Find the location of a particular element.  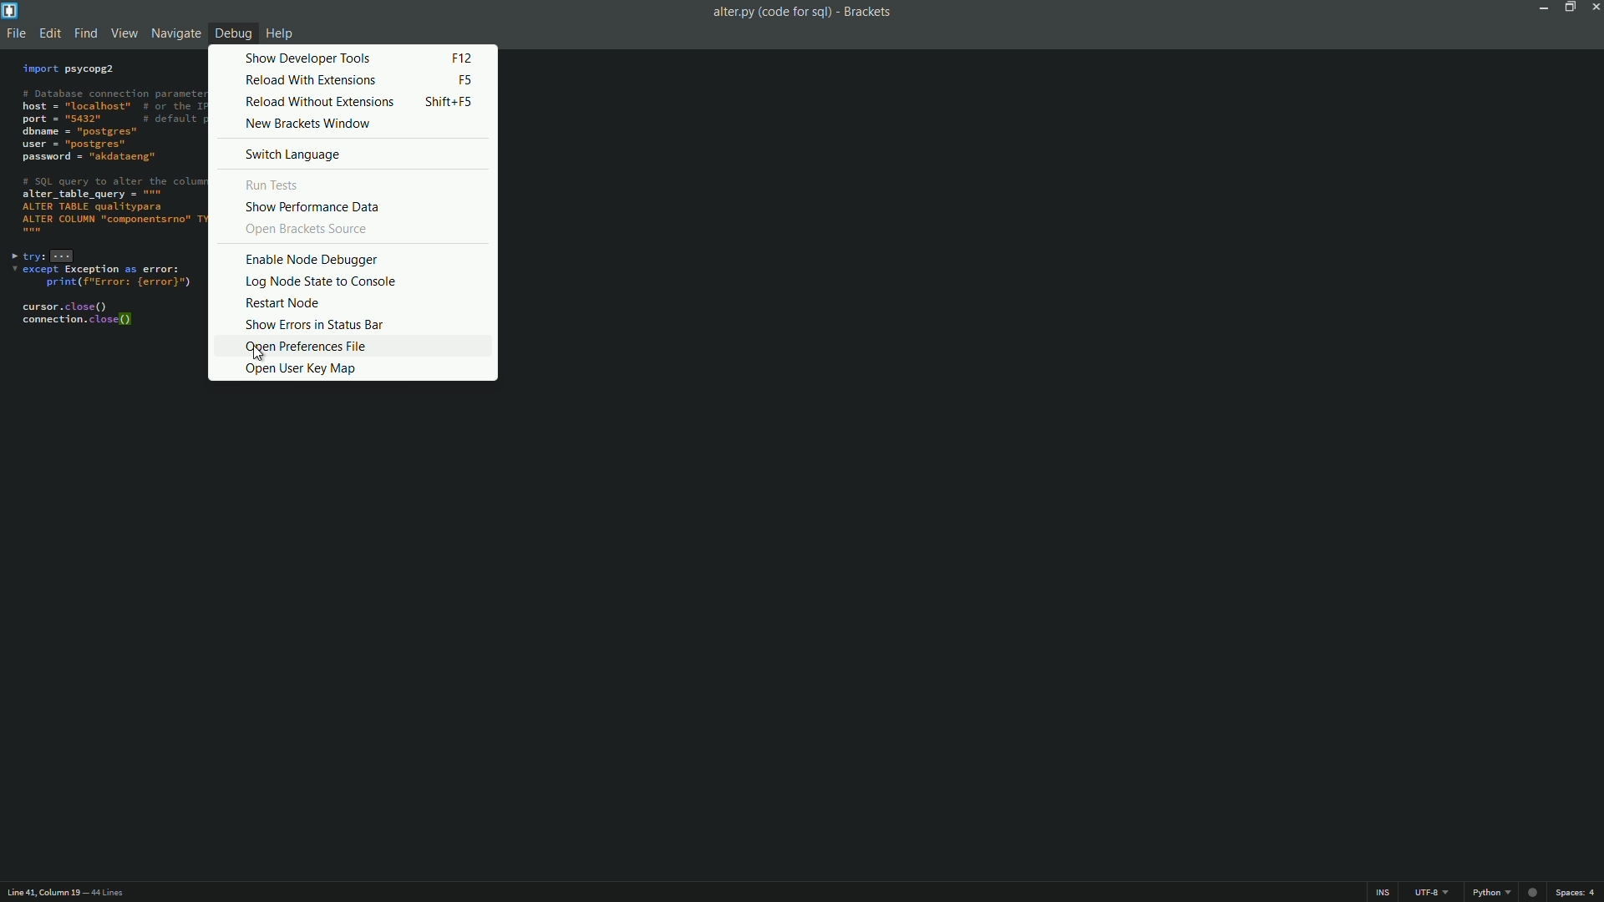

Find menu is located at coordinates (84, 34).